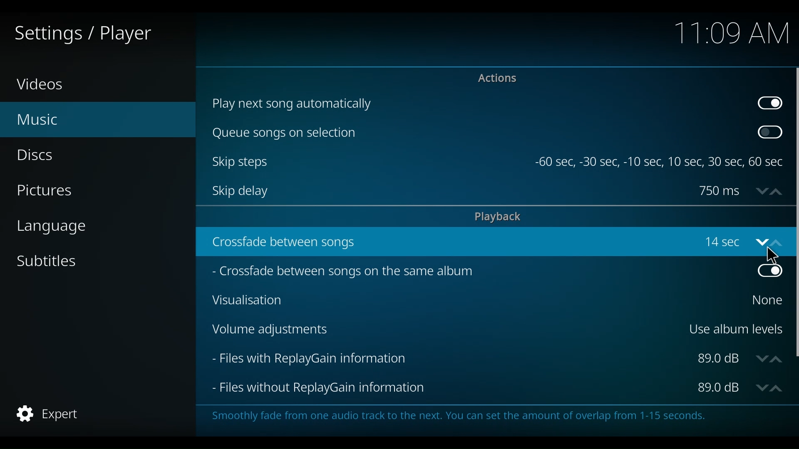 This screenshot has width=799, height=449. I want to click on Crossfade between songs on the same album, so click(466, 270).